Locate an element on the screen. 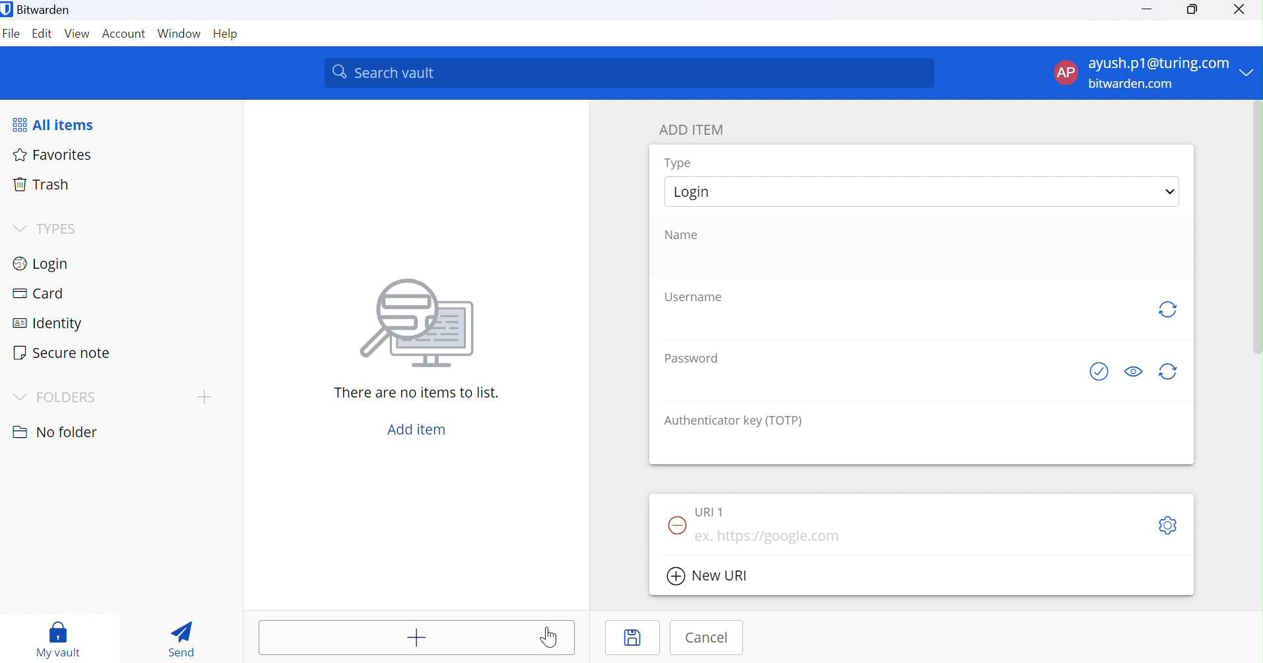  TYPES is located at coordinates (45, 229).